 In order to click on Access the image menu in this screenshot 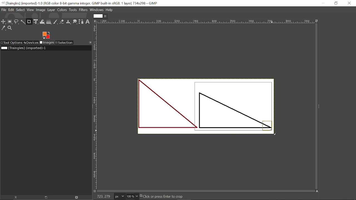, I will do `click(95, 21)`.